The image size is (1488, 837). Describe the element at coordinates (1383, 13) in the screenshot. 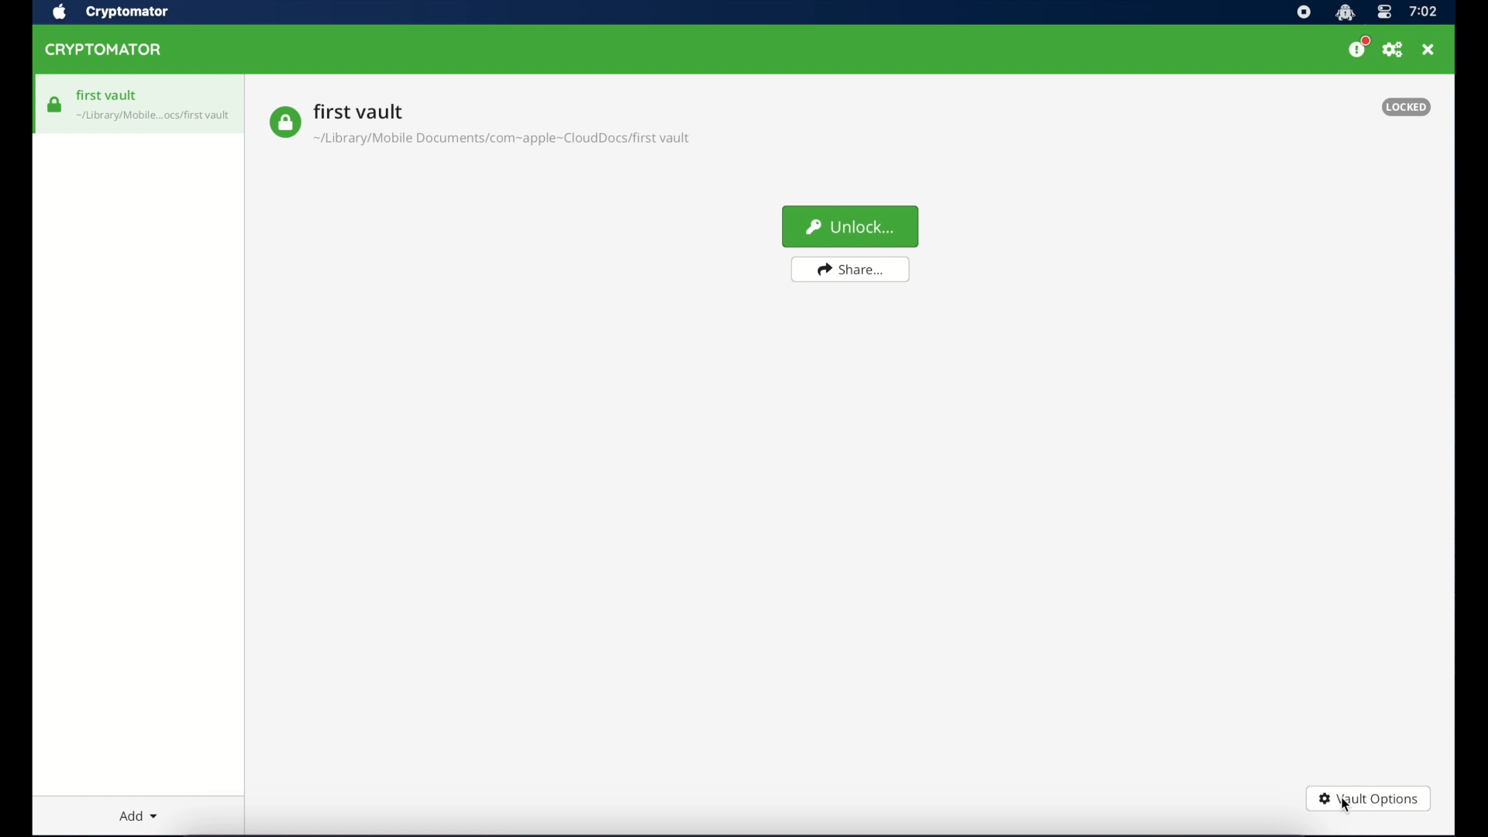

I see `control center` at that location.